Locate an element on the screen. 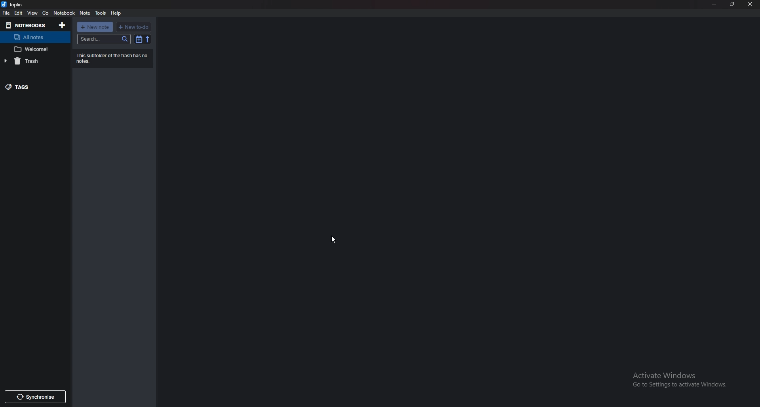  edit is located at coordinates (19, 13).